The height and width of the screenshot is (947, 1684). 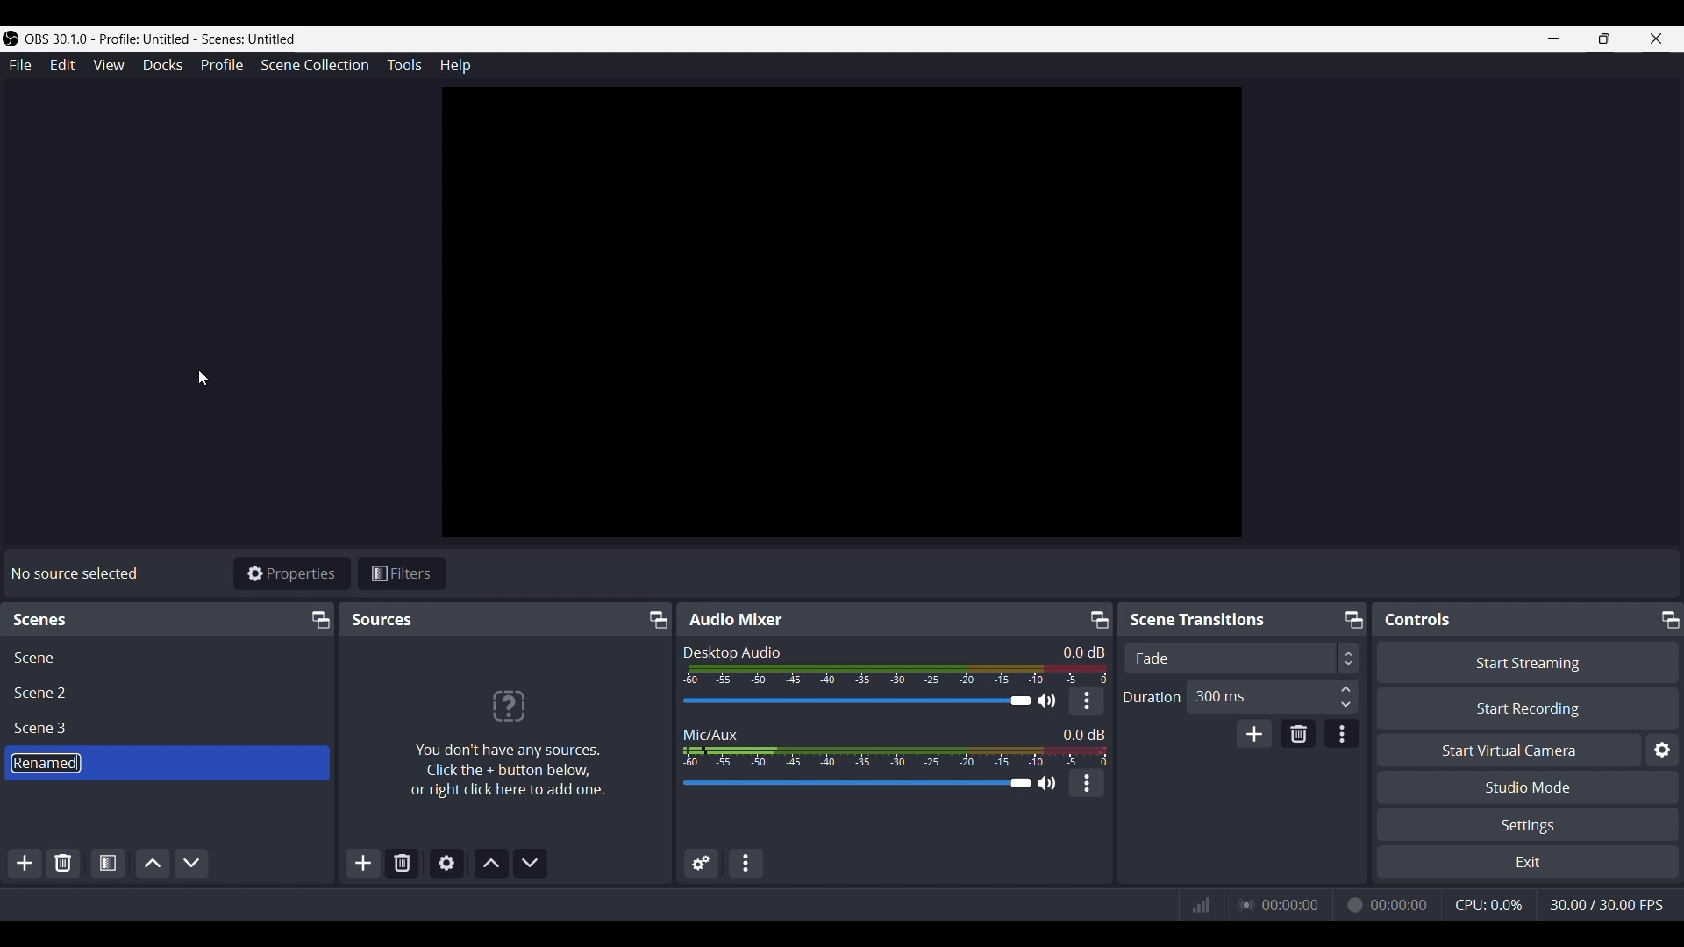 I want to click on Remove selected scene(s), so click(x=403, y=861).